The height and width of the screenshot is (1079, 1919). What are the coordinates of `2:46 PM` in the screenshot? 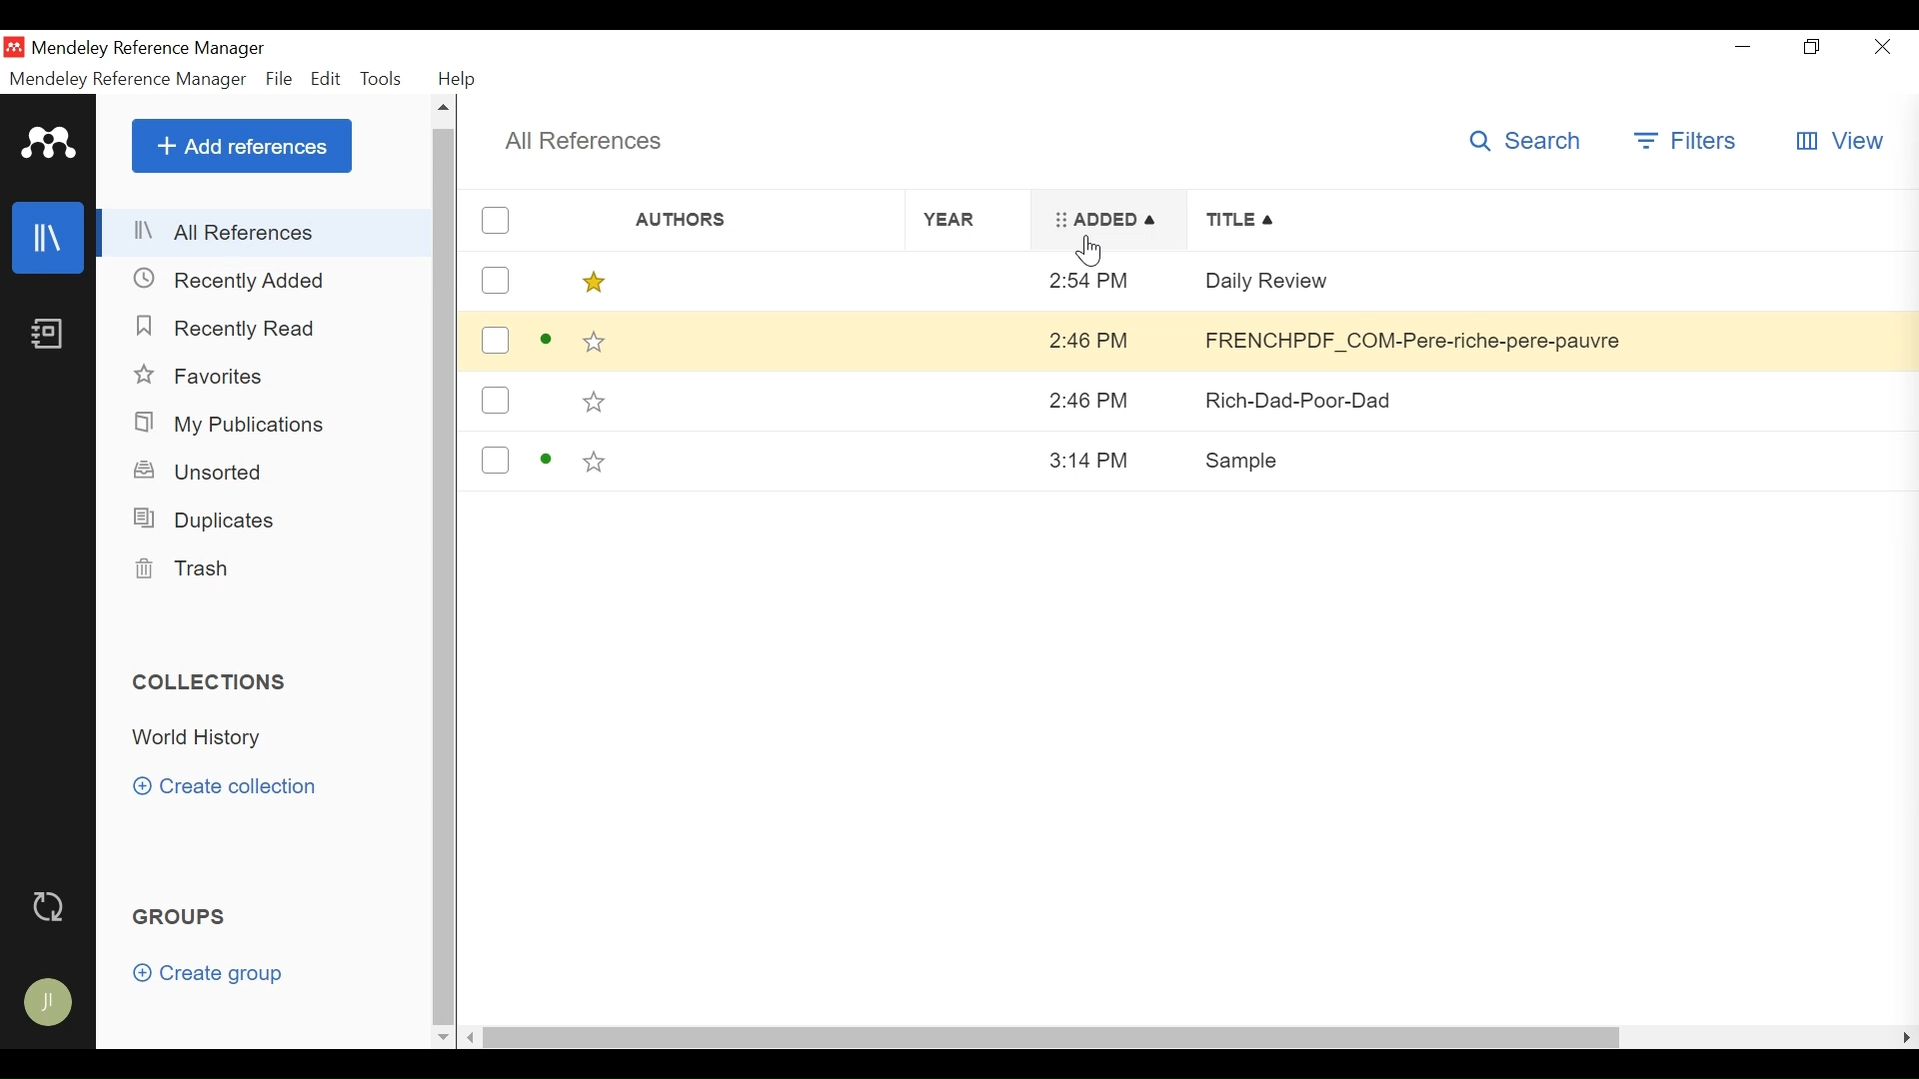 It's located at (1107, 400).